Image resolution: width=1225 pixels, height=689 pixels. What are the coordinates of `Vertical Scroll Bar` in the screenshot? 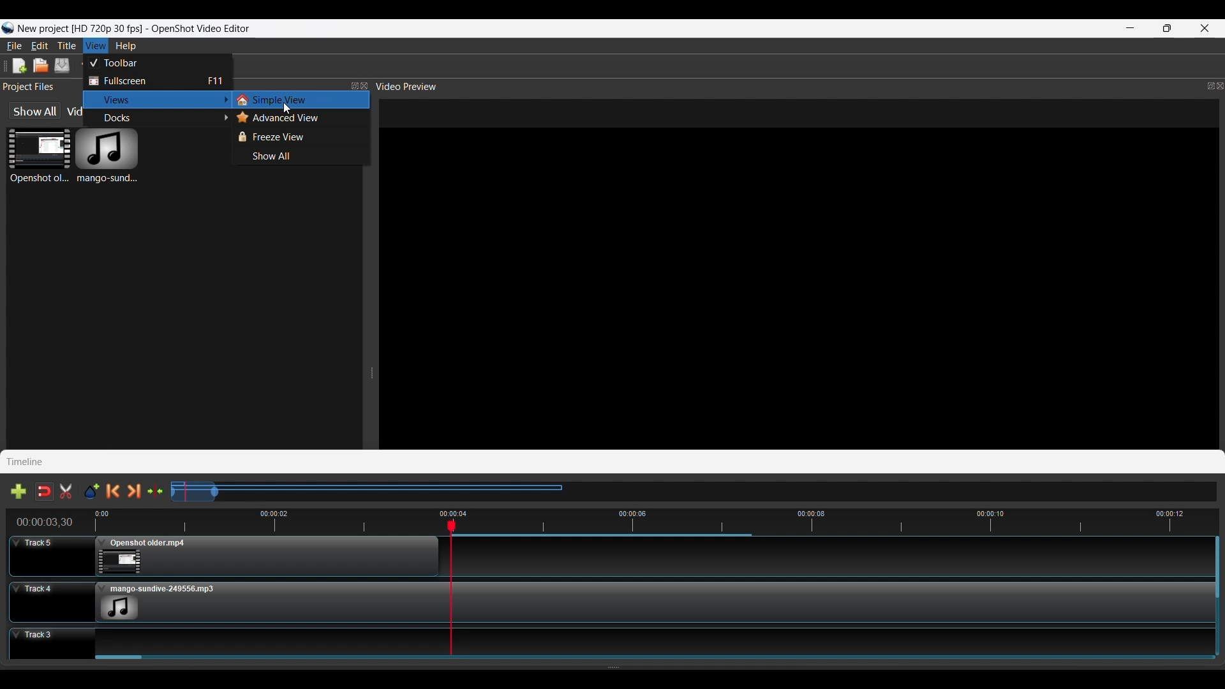 It's located at (1217, 594).